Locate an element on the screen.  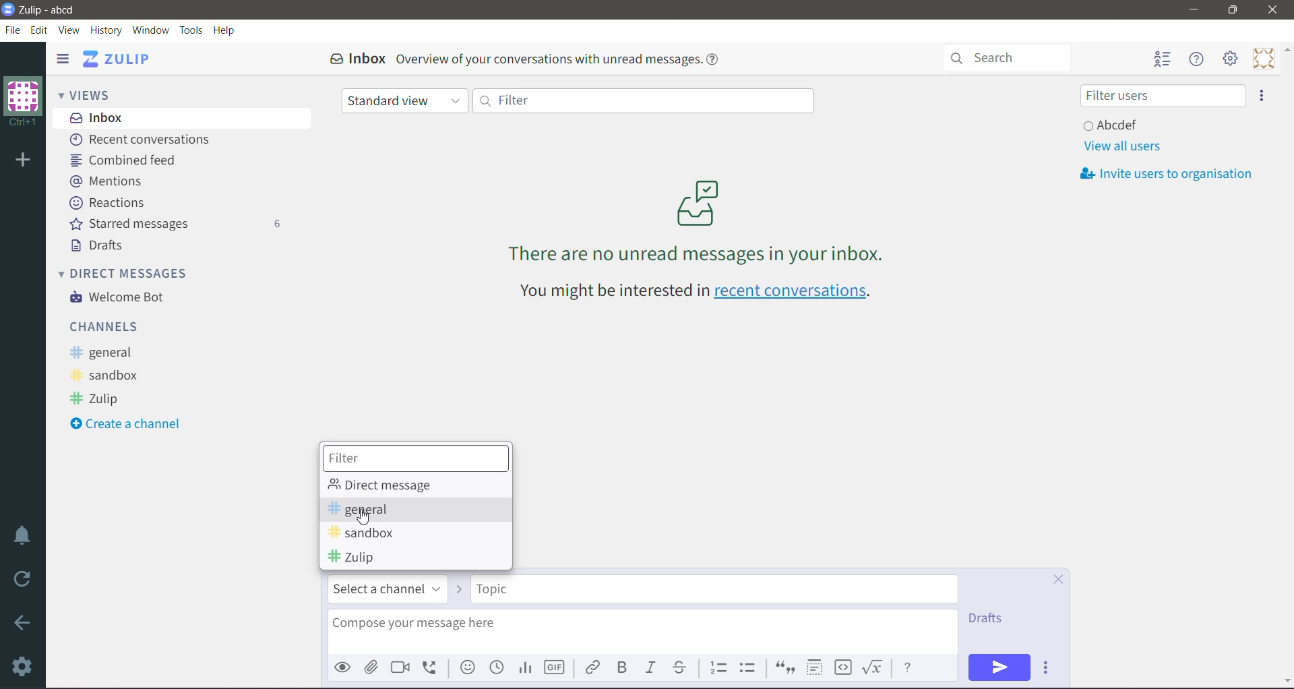
History is located at coordinates (107, 31).